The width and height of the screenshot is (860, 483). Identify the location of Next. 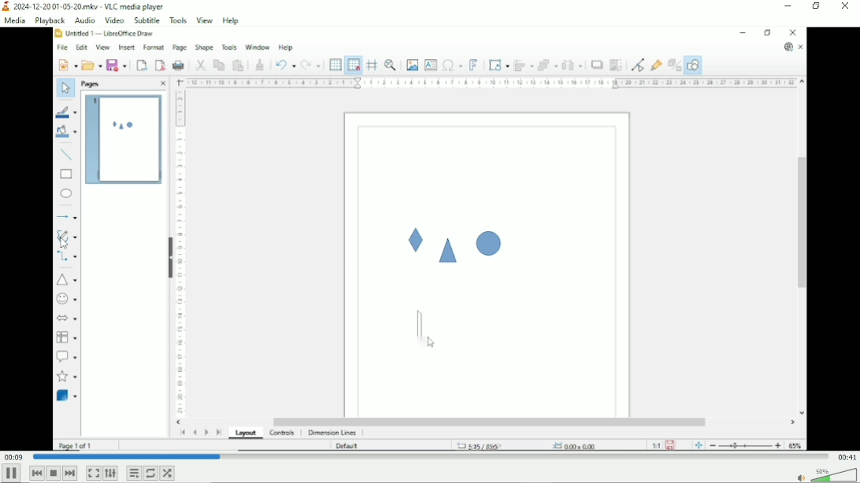
(70, 474).